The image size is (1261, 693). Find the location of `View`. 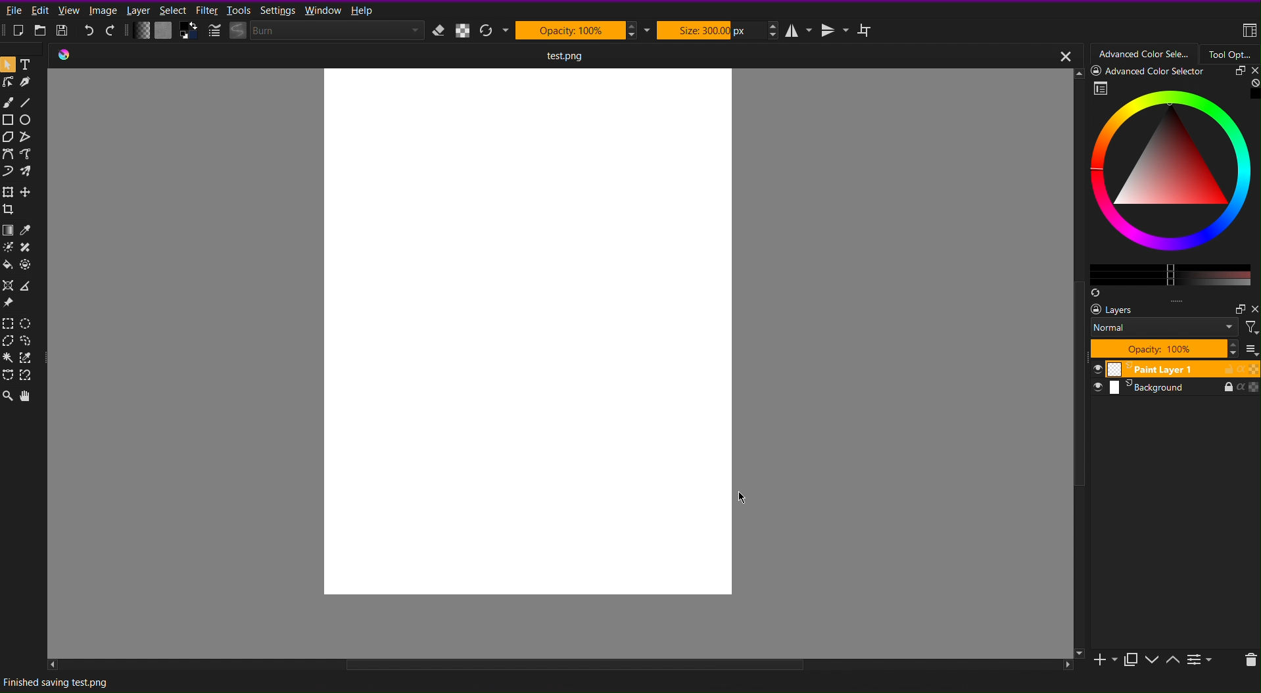

View is located at coordinates (70, 11).